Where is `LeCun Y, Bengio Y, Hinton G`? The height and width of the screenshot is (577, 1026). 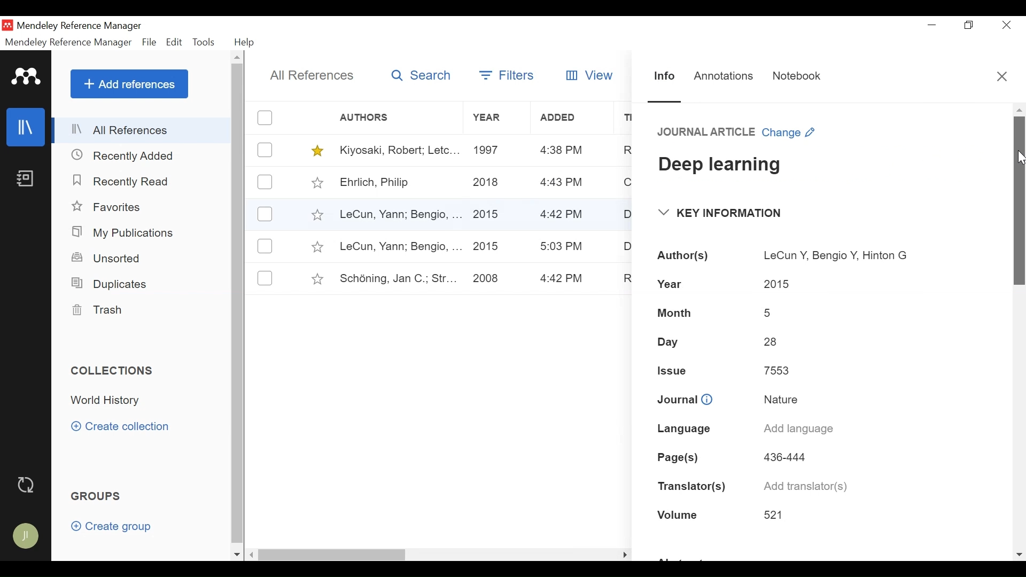 LeCun Y, Bengio Y, Hinton G is located at coordinates (836, 252).